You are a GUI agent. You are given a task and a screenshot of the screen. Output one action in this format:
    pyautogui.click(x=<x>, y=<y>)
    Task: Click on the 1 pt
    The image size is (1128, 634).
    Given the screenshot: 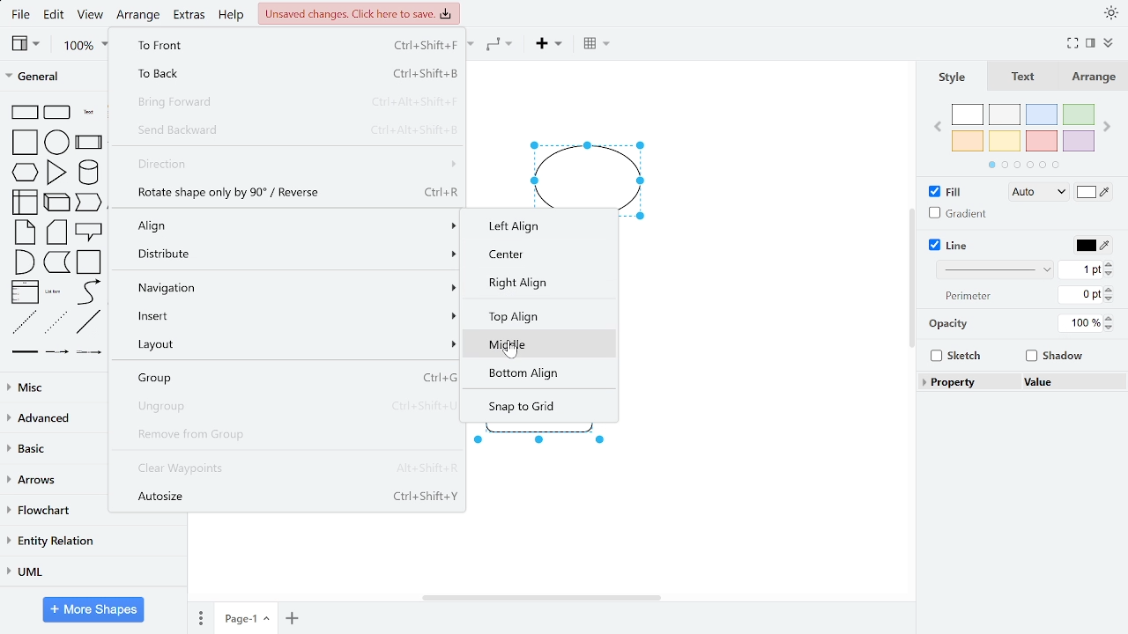 What is the action you would take?
    pyautogui.click(x=1081, y=270)
    